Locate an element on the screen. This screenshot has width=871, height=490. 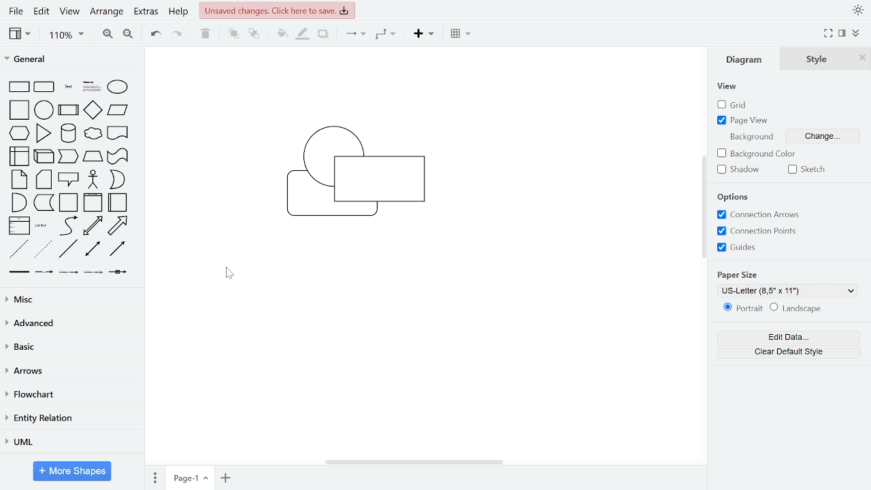
delete is located at coordinates (206, 36).